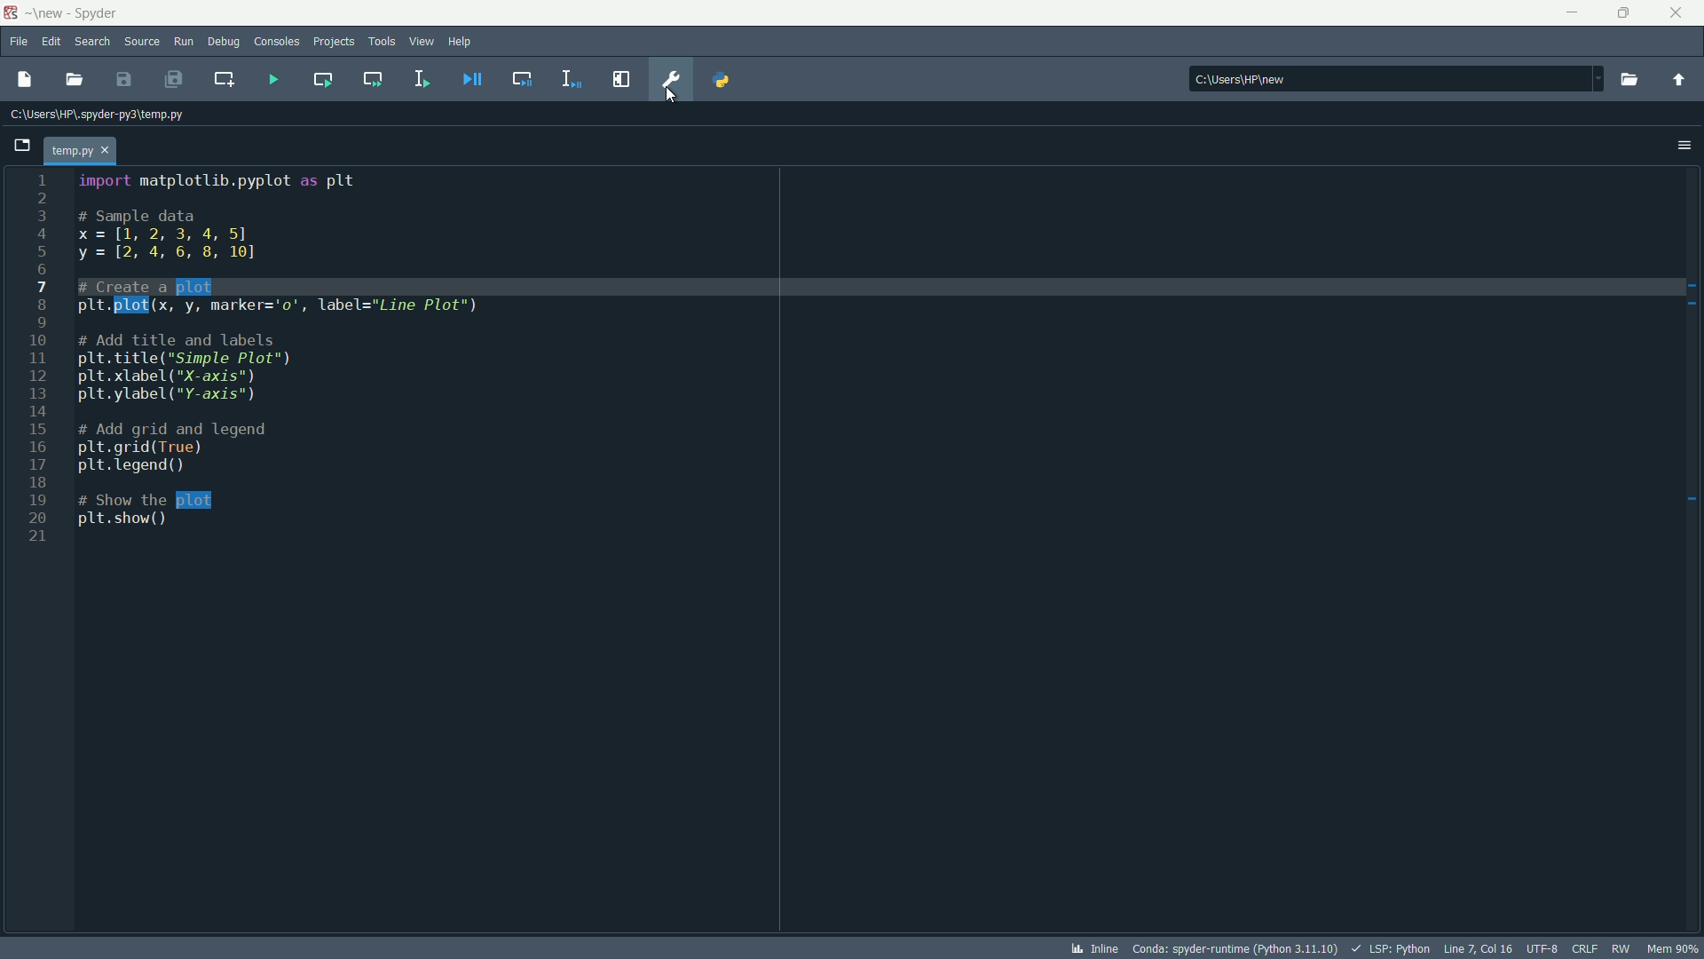  I want to click on edit, so click(51, 43).